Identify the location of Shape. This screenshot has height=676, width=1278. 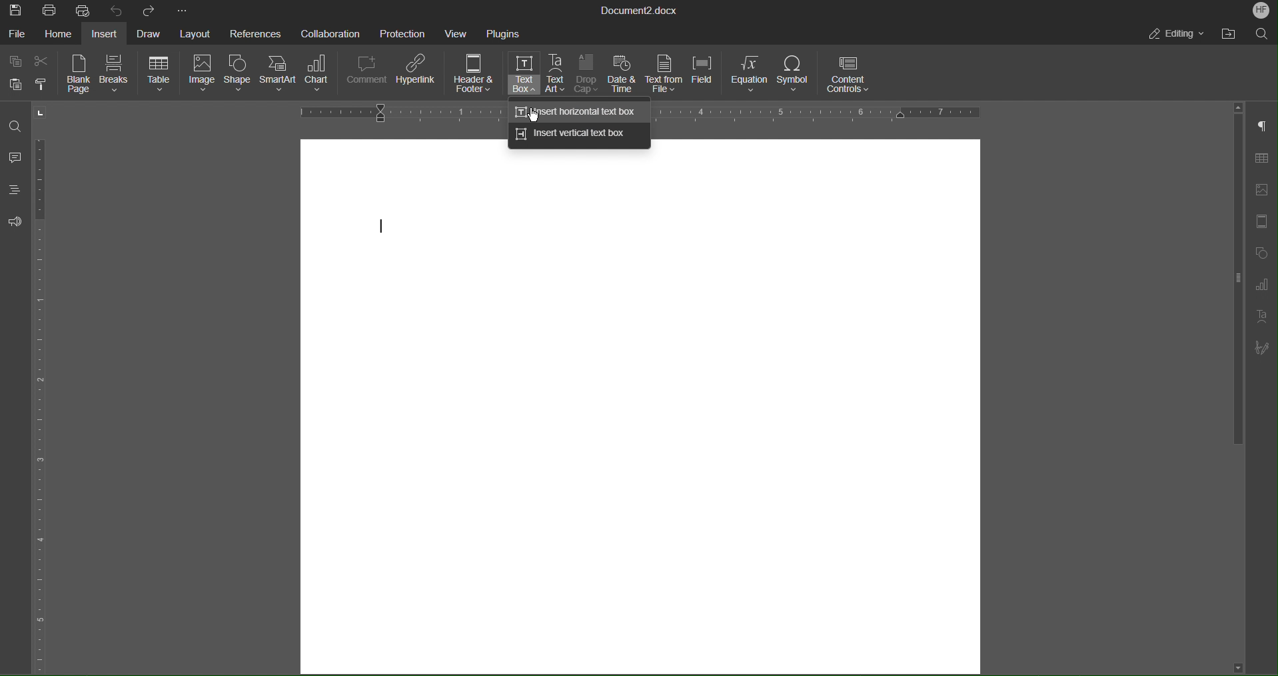
(239, 76).